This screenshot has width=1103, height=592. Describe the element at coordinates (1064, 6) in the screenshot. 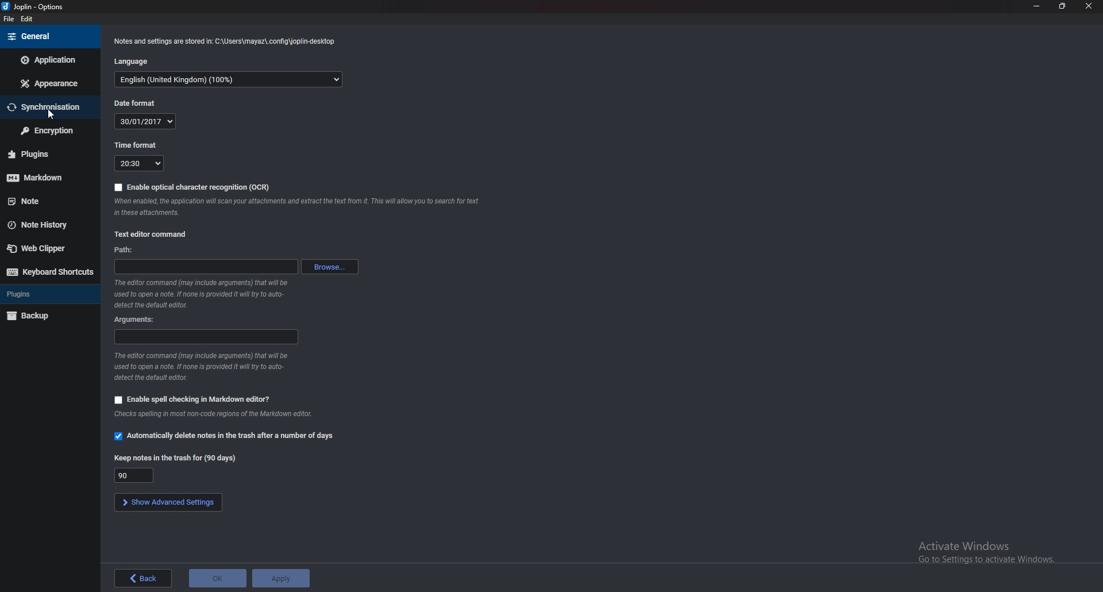

I see `resize` at that location.